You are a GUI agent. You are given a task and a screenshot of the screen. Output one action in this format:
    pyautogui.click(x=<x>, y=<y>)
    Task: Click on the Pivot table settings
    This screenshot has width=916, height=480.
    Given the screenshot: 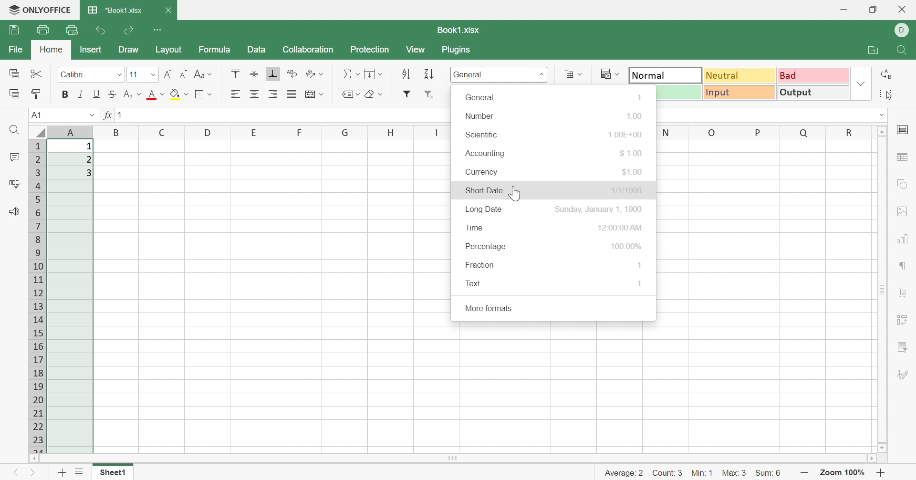 What is the action you would take?
    pyautogui.click(x=905, y=320)
    